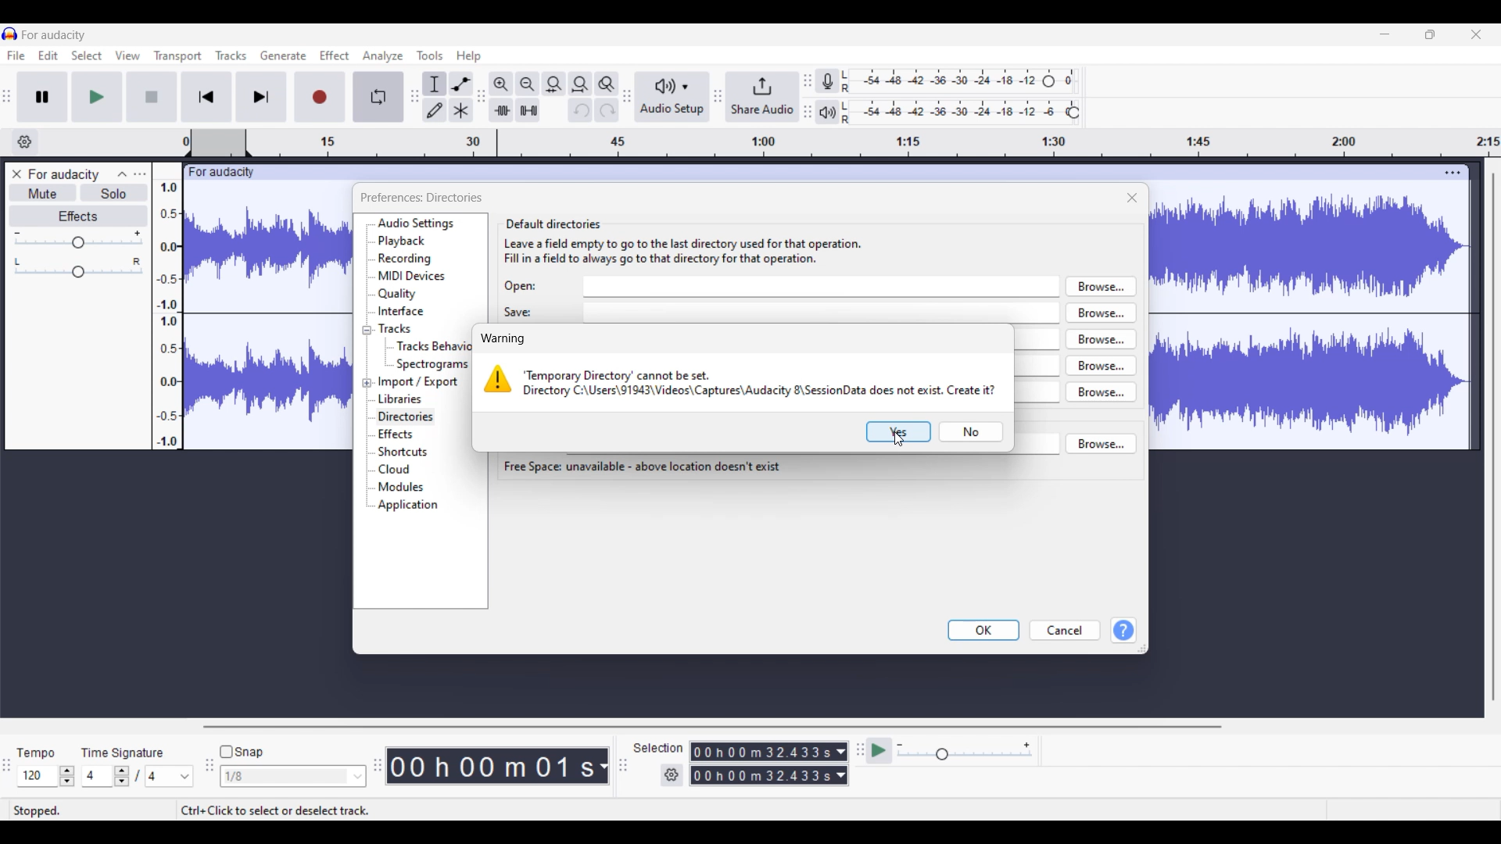 Image resolution: width=1501 pixels, height=844 pixels. What do you see at coordinates (78, 268) in the screenshot?
I see `Pan scale` at bounding box center [78, 268].